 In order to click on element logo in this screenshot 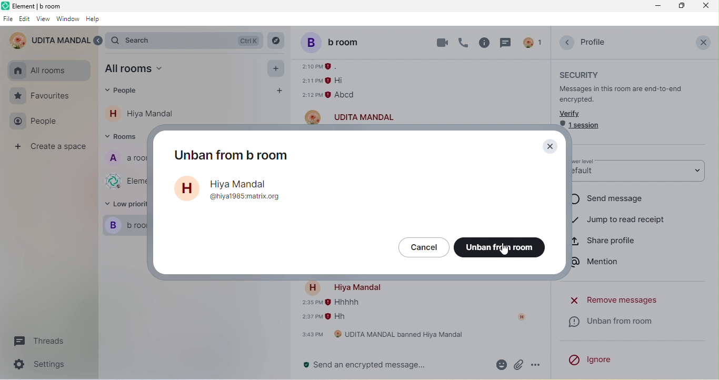, I will do `click(5, 6)`.